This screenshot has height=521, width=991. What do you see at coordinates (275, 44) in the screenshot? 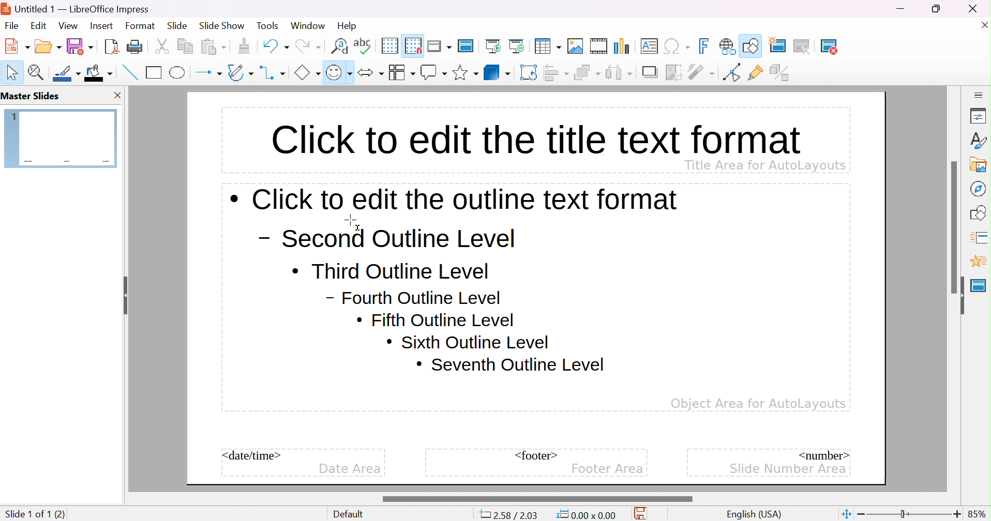
I see `undo` at bounding box center [275, 44].